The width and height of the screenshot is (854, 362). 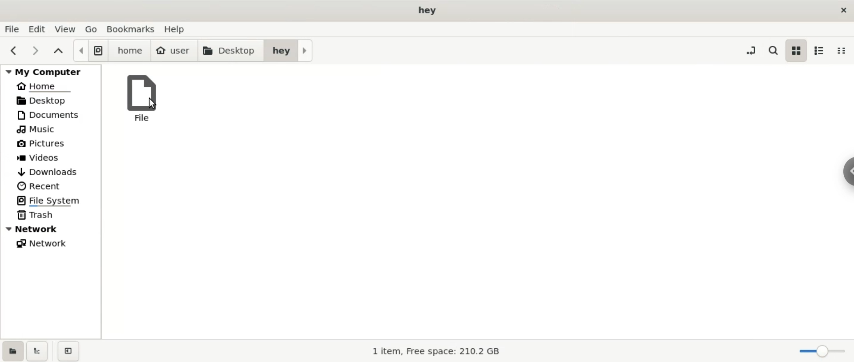 I want to click on hey folders, so click(x=289, y=50).